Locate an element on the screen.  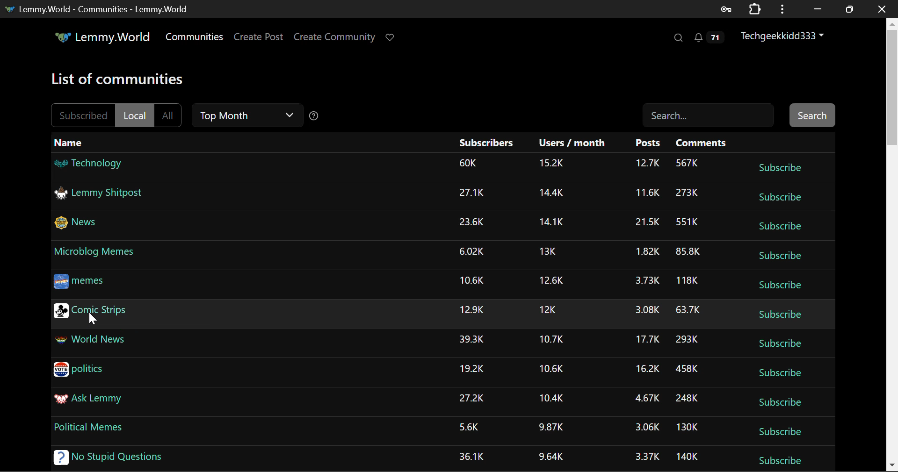
Lemmy.World- Communities - Lemmy.World is located at coordinates (97, 9).